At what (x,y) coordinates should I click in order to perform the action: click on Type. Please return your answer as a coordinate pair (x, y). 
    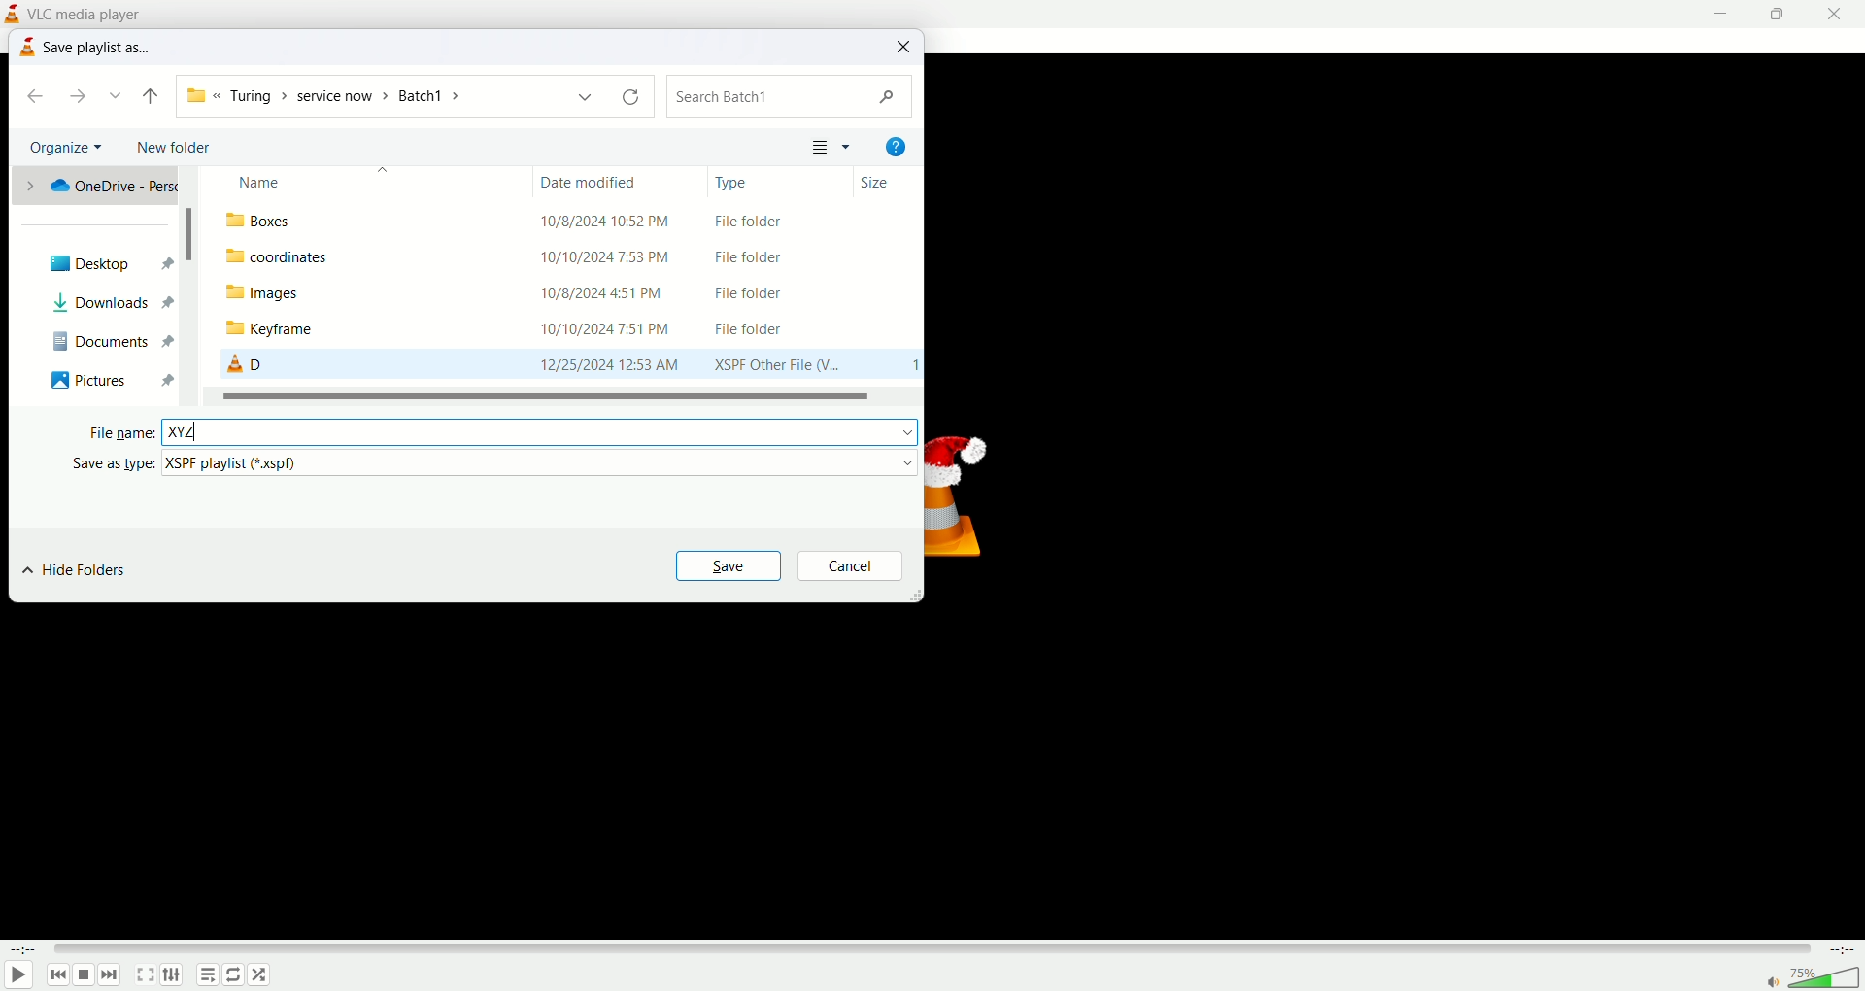
    Looking at the image, I should click on (744, 184).